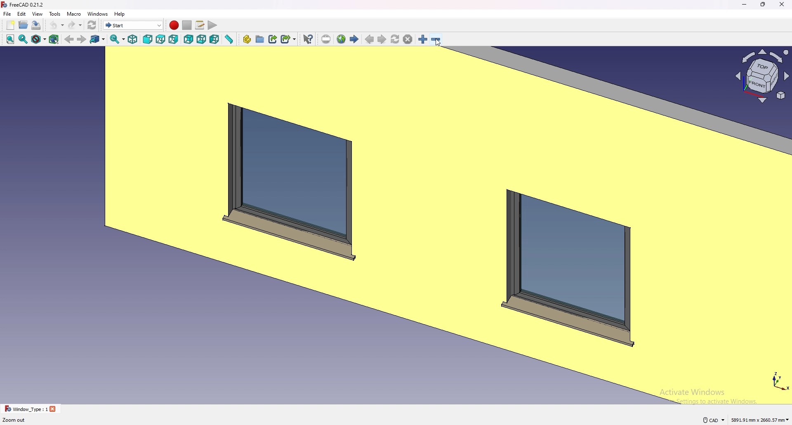  Describe the element at coordinates (188, 40) in the screenshot. I see `rear` at that location.